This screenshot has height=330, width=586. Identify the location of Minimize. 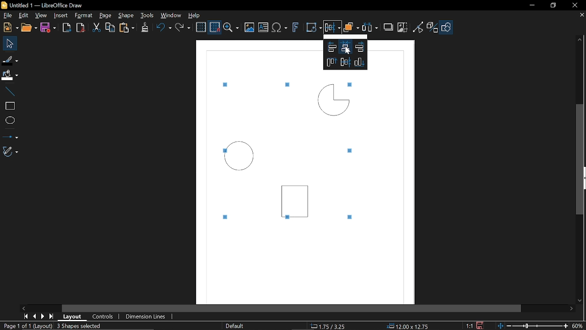
(534, 5).